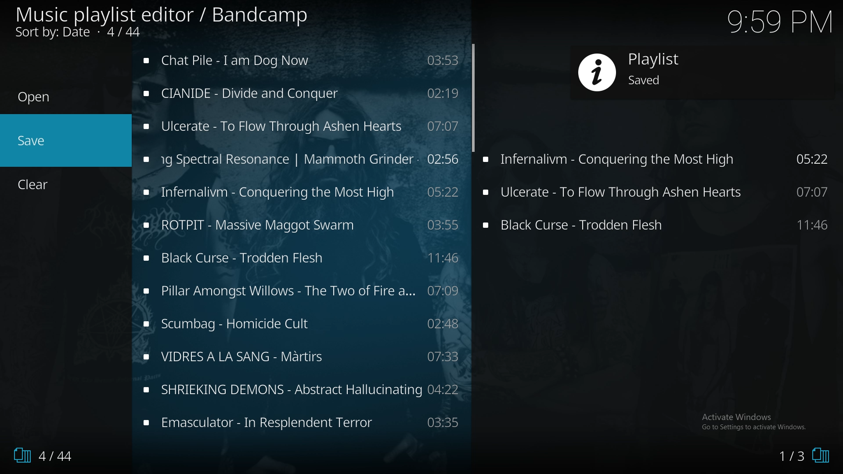  Describe the element at coordinates (473, 97) in the screenshot. I see `scroll bar` at that location.